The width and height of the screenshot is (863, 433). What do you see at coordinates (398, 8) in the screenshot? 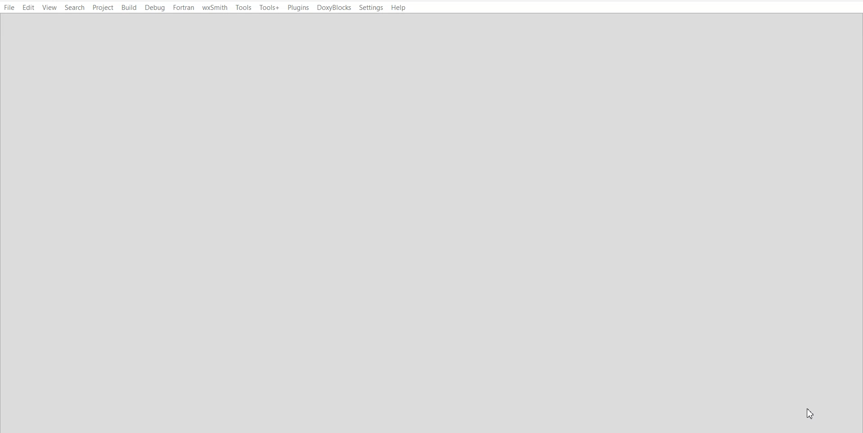
I see `Help` at bounding box center [398, 8].